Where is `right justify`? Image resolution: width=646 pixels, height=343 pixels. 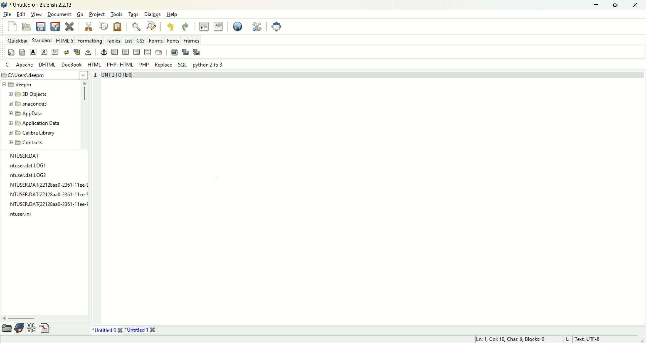
right justify is located at coordinates (136, 52).